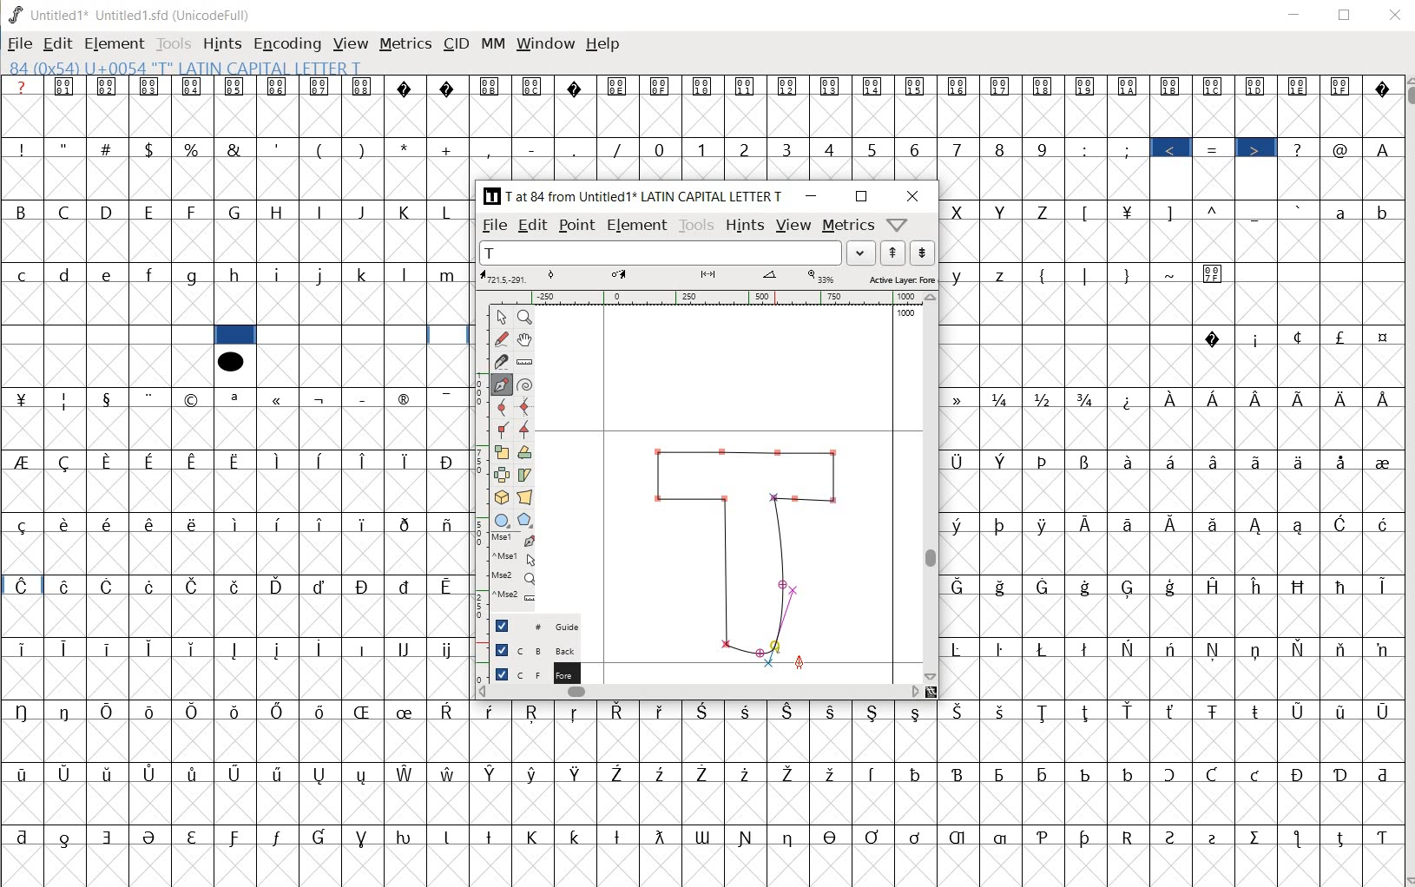  I want to click on foreground layer, so click(536, 672).